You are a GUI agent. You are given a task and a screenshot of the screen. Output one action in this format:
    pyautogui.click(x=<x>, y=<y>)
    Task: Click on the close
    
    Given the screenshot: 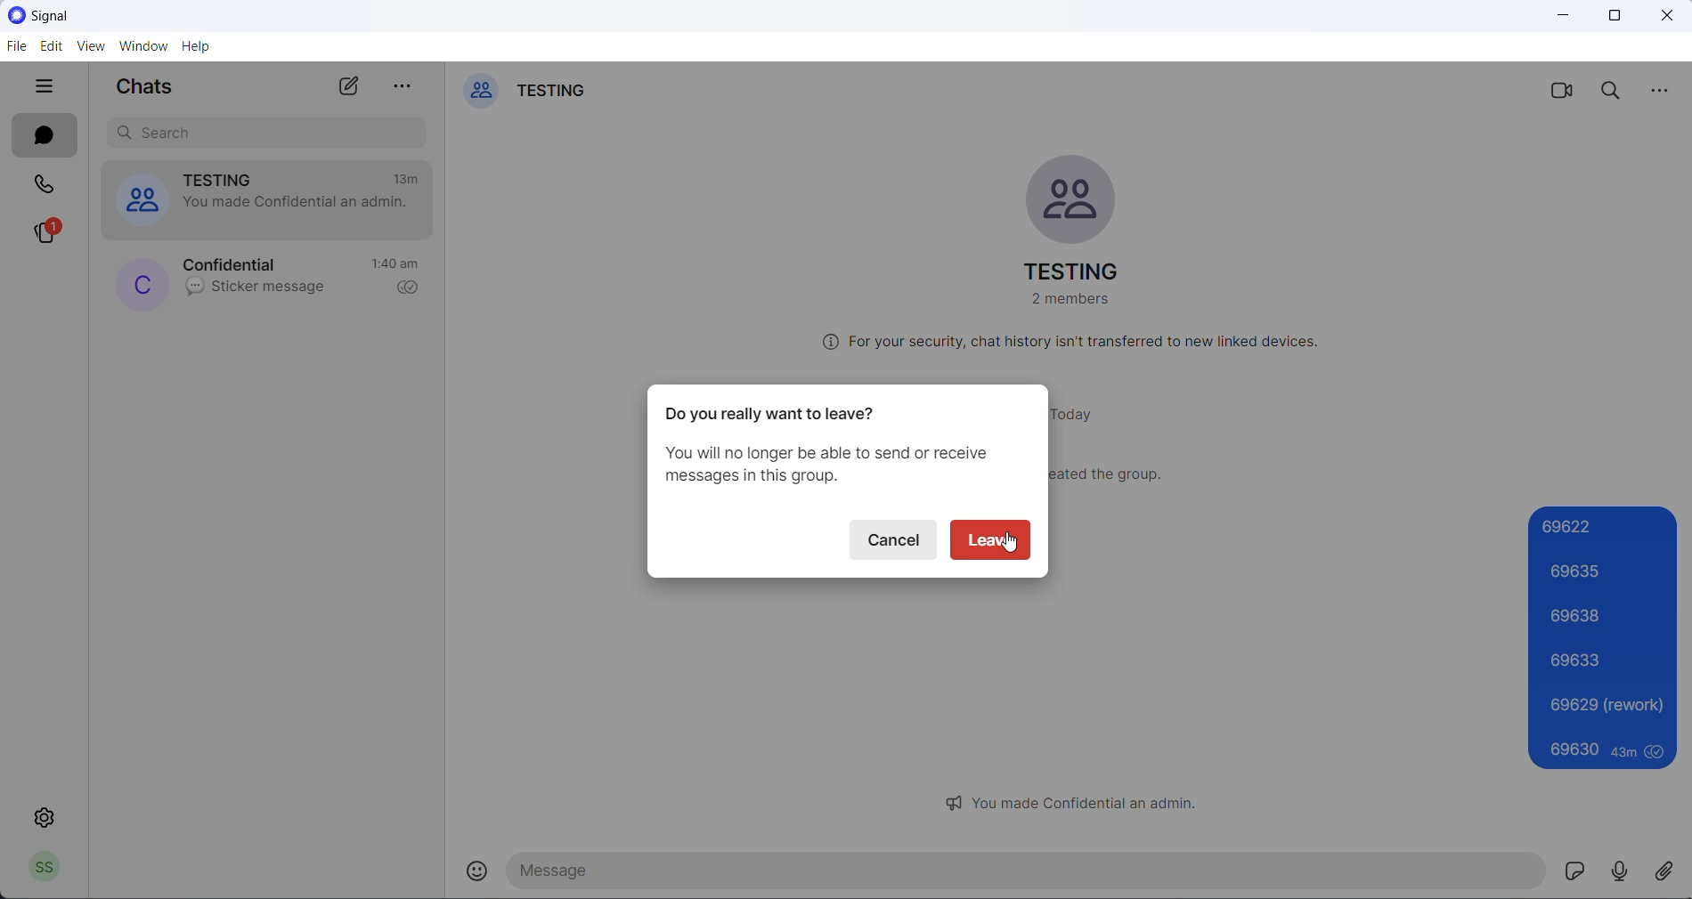 What is the action you would take?
    pyautogui.click(x=1672, y=17)
    